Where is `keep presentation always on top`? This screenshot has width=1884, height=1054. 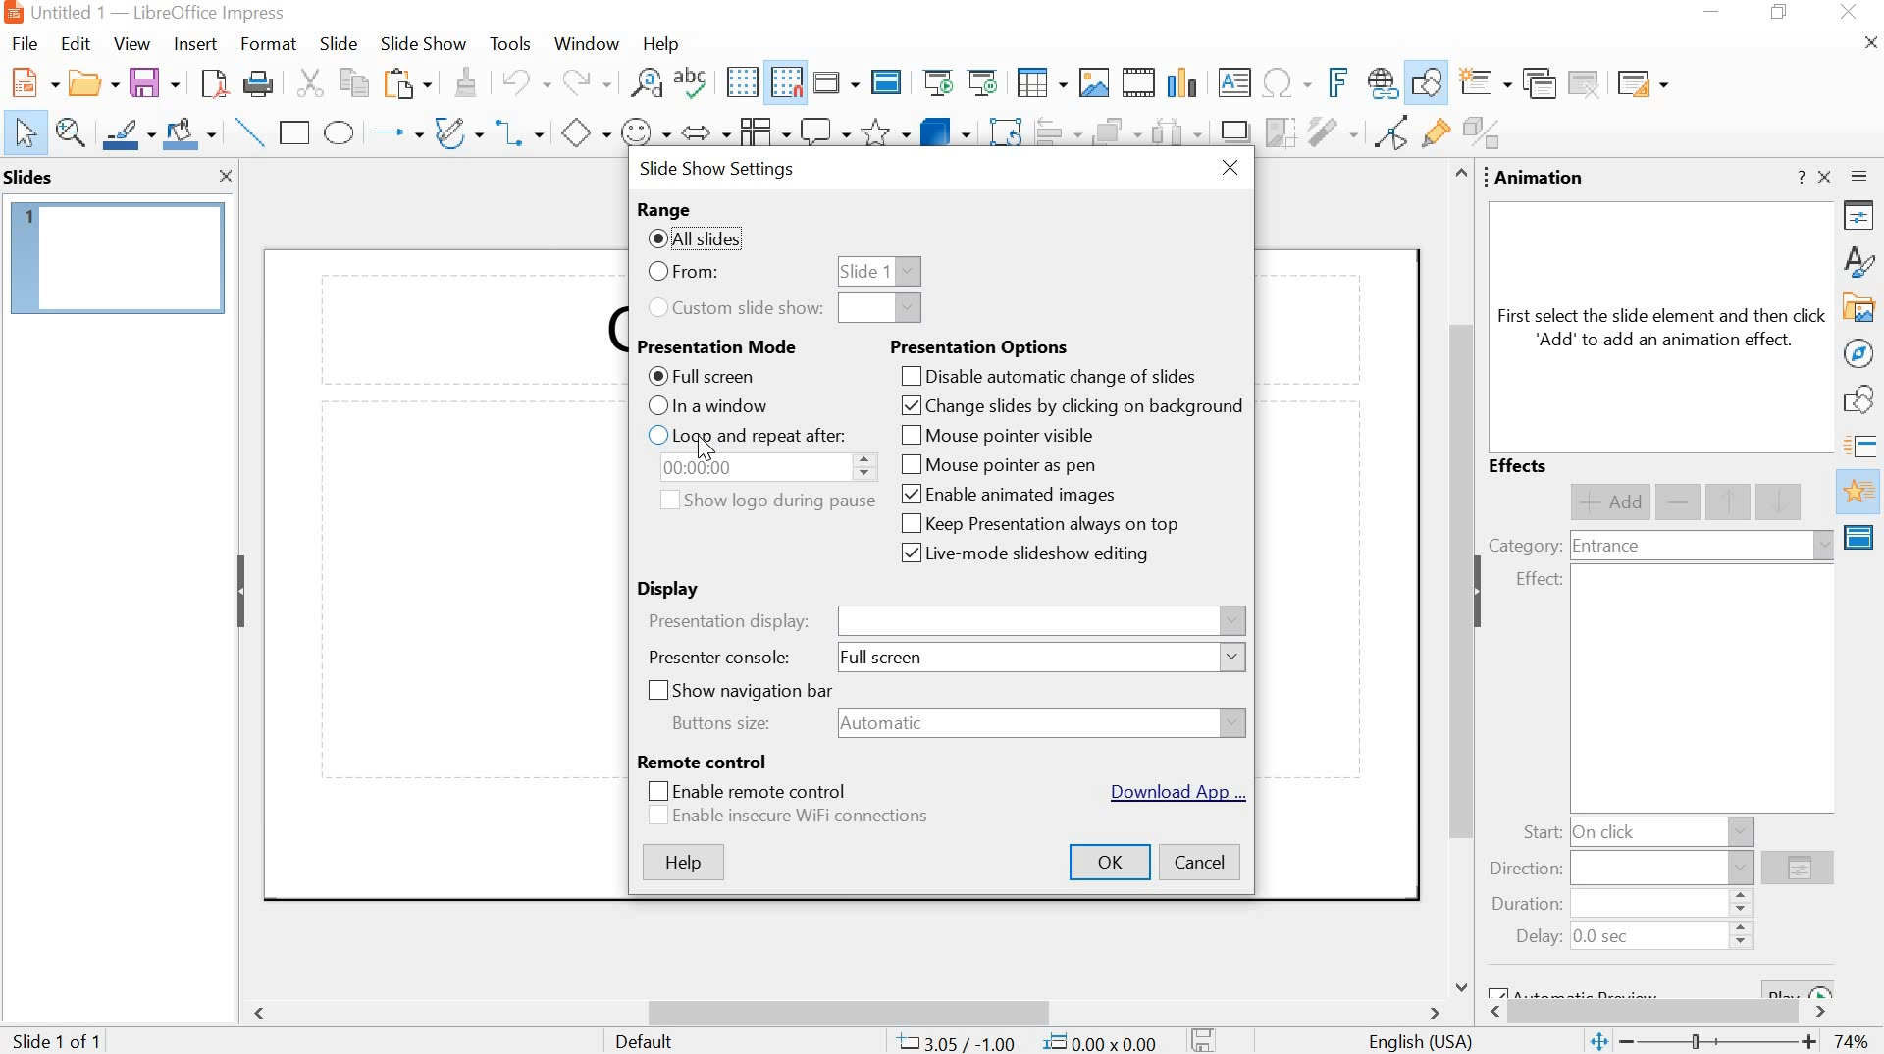 keep presentation always on top is located at coordinates (1037, 523).